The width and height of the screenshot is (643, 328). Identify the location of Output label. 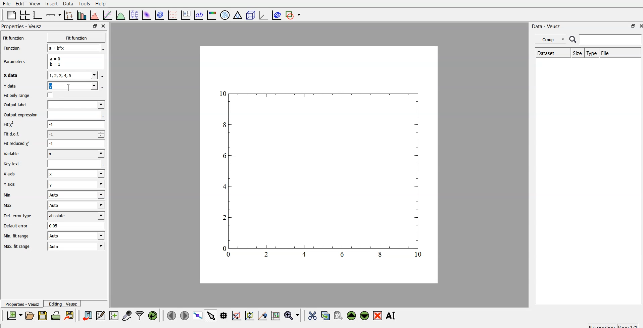
(21, 105).